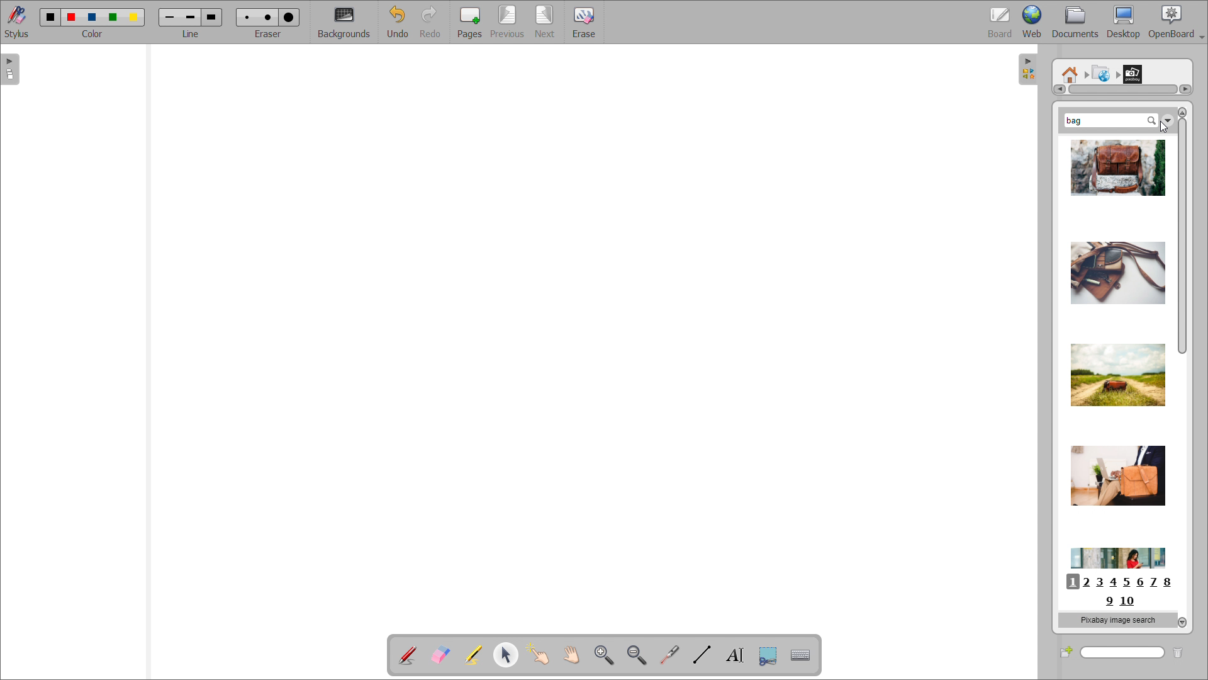 The image size is (1208, 680). Describe the element at coordinates (135, 17) in the screenshot. I see `Color 5` at that location.